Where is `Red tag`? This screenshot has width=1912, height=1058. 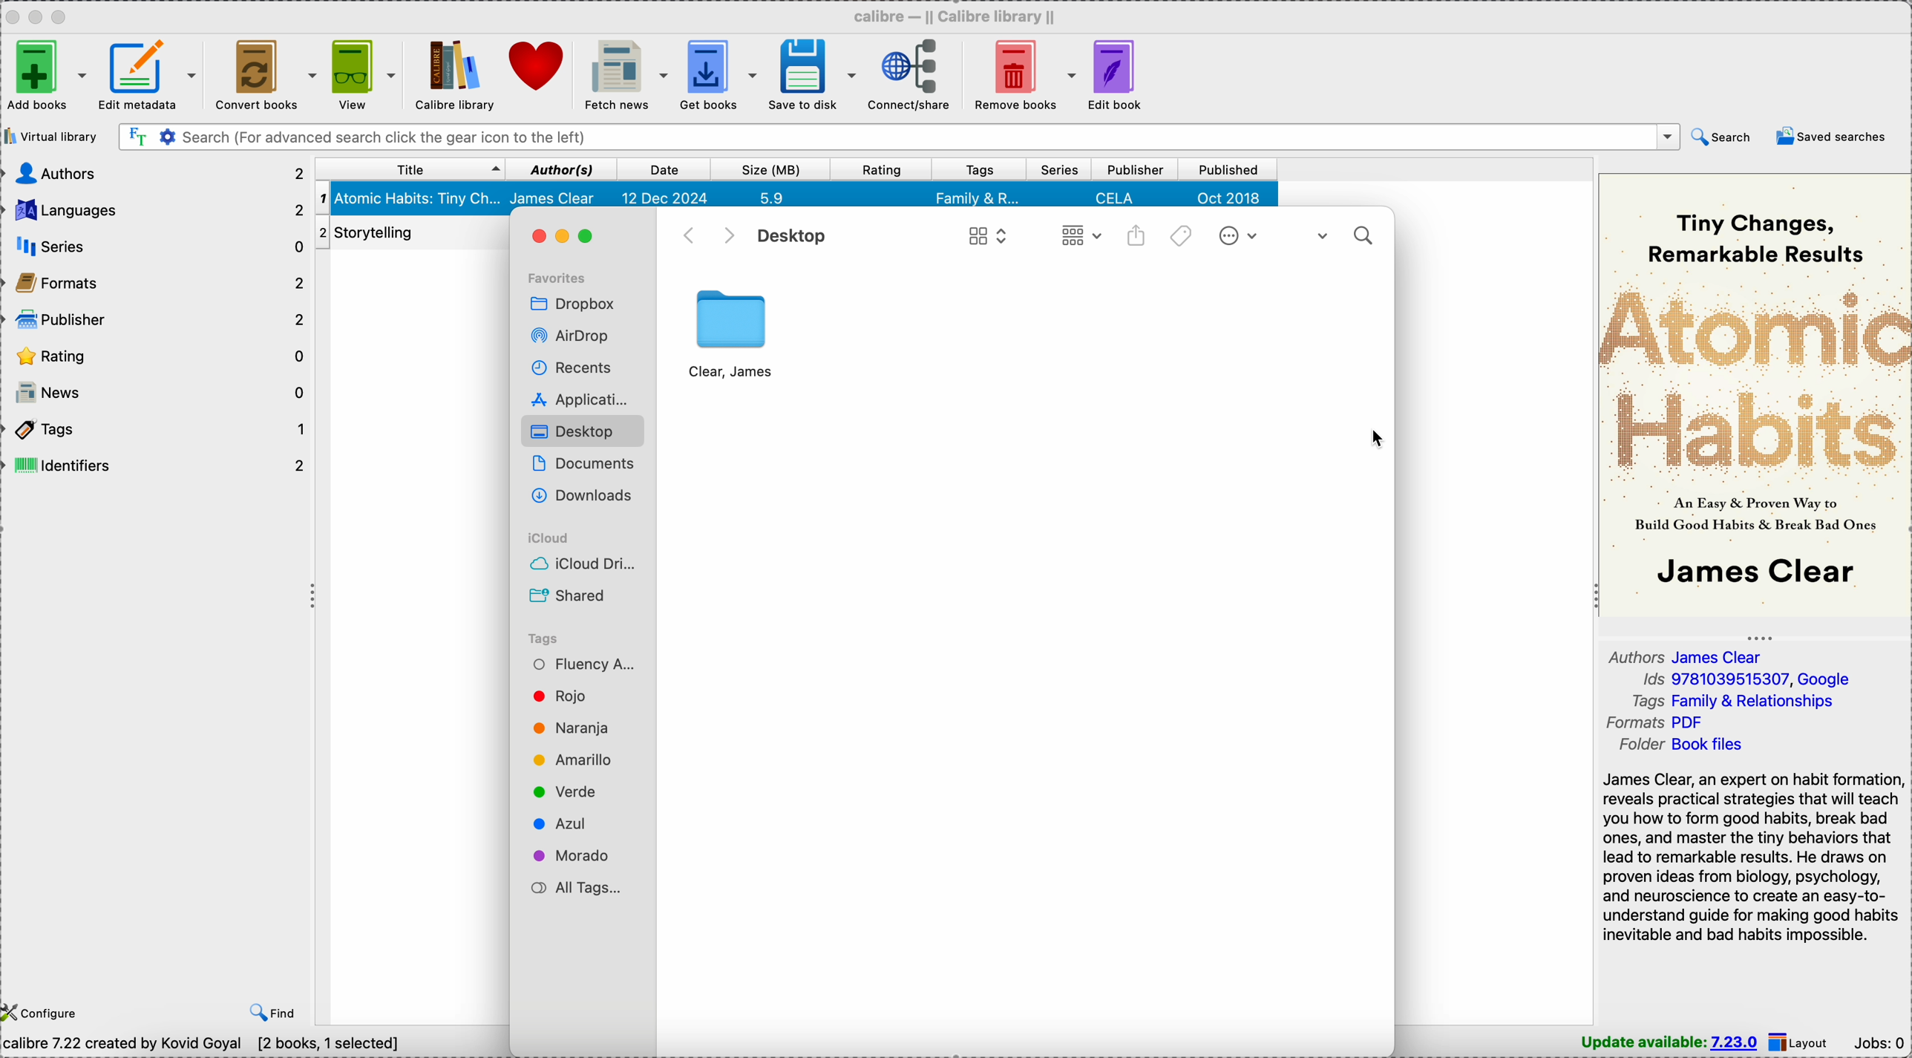
Red tag is located at coordinates (564, 694).